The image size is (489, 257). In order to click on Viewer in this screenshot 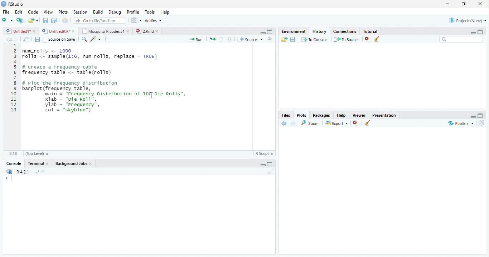, I will do `click(359, 115)`.